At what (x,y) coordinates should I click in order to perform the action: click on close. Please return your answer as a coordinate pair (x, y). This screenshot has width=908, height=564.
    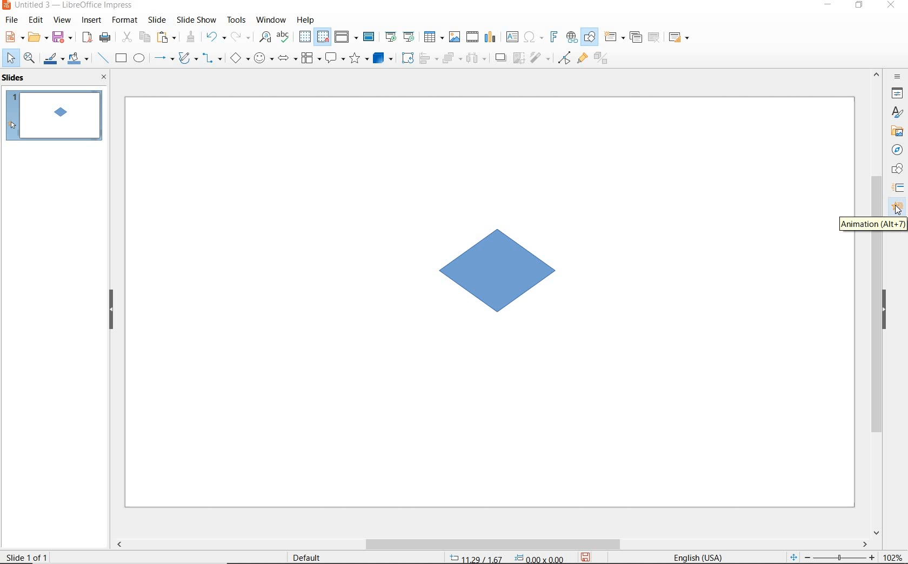
    Looking at the image, I should click on (891, 5).